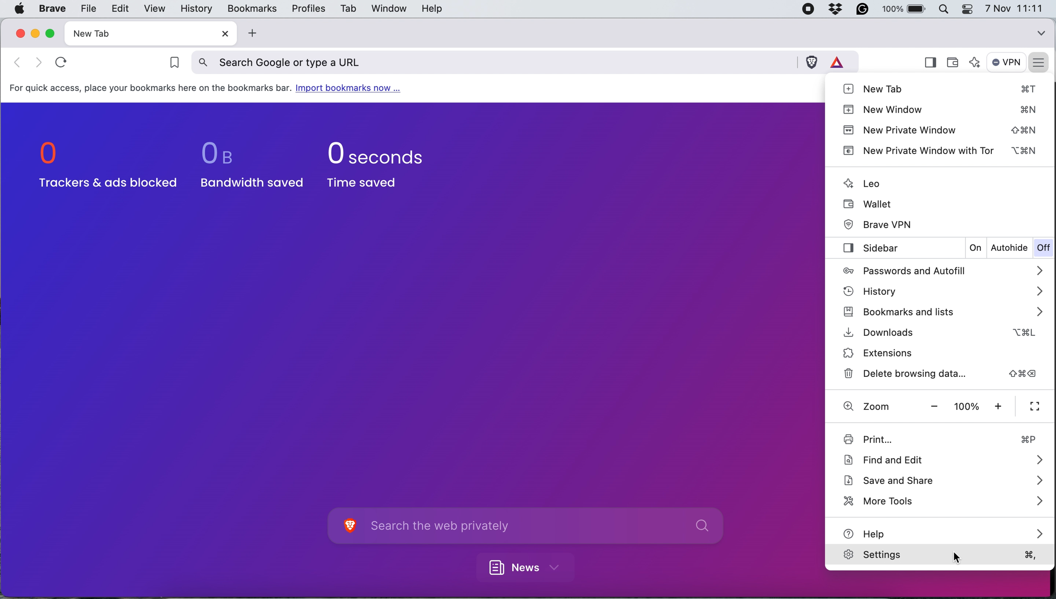 Image resolution: width=1056 pixels, height=599 pixels. Describe the element at coordinates (870, 203) in the screenshot. I see `wallet` at that location.